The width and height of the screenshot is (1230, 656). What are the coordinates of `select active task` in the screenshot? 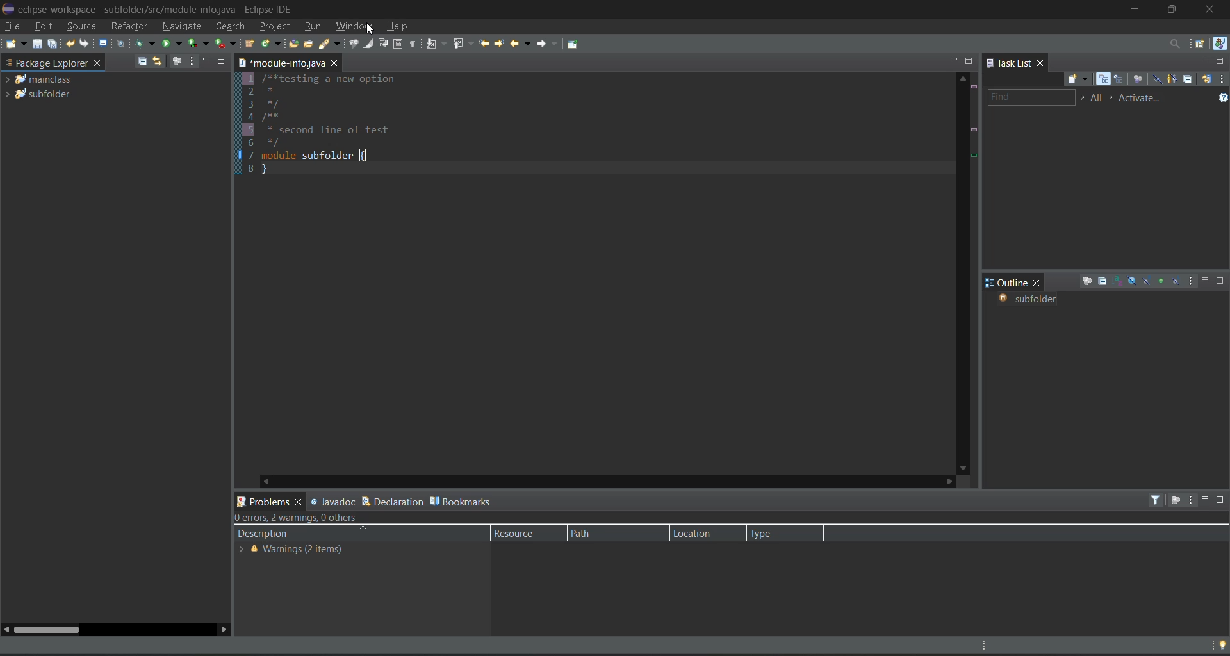 It's located at (1113, 99).